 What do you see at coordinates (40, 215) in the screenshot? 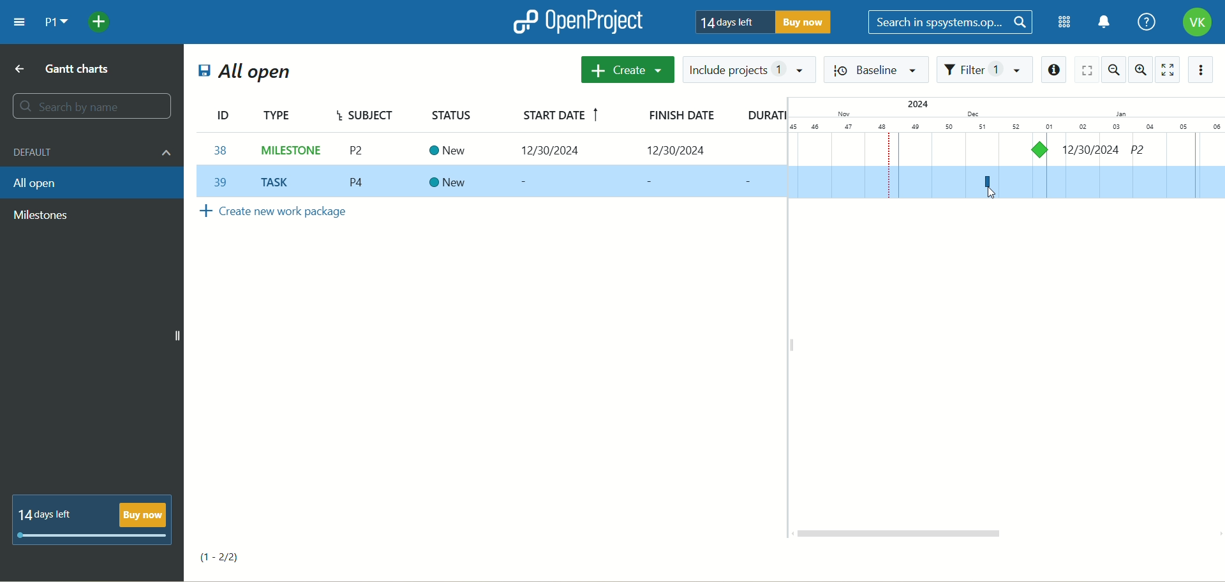
I see `milestone` at bounding box center [40, 215].